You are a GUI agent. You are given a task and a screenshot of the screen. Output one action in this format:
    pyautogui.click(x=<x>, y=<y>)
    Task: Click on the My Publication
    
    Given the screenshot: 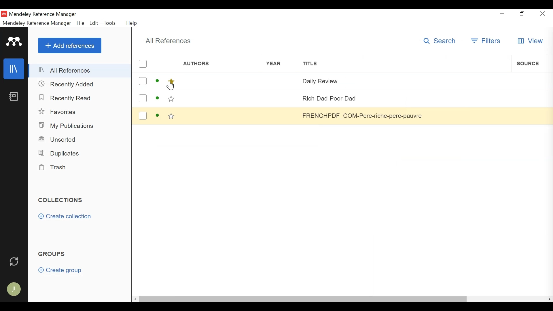 What is the action you would take?
    pyautogui.click(x=68, y=126)
    